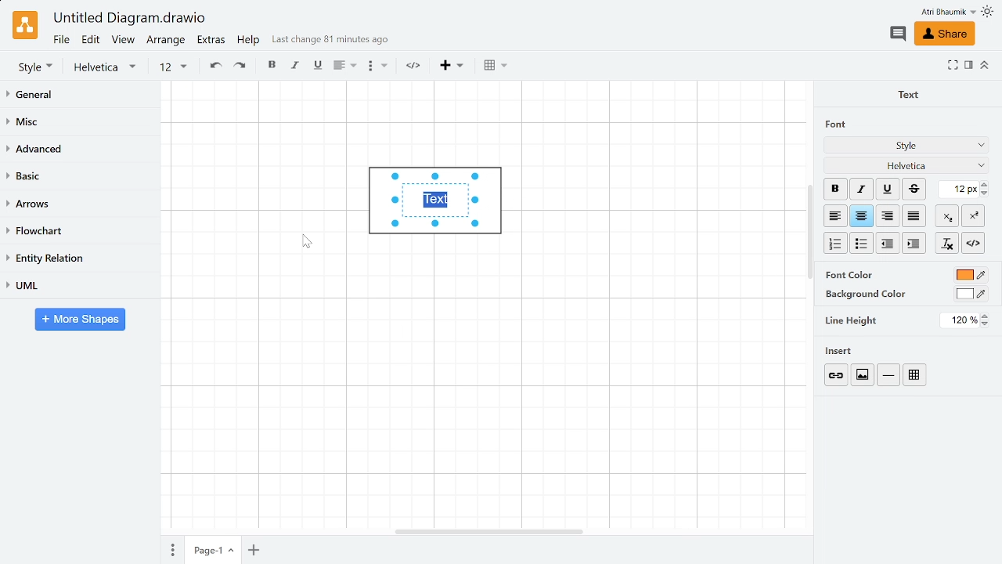 Image resolution: width=1002 pixels, height=564 pixels. What do you see at coordinates (81, 124) in the screenshot?
I see `Misc` at bounding box center [81, 124].